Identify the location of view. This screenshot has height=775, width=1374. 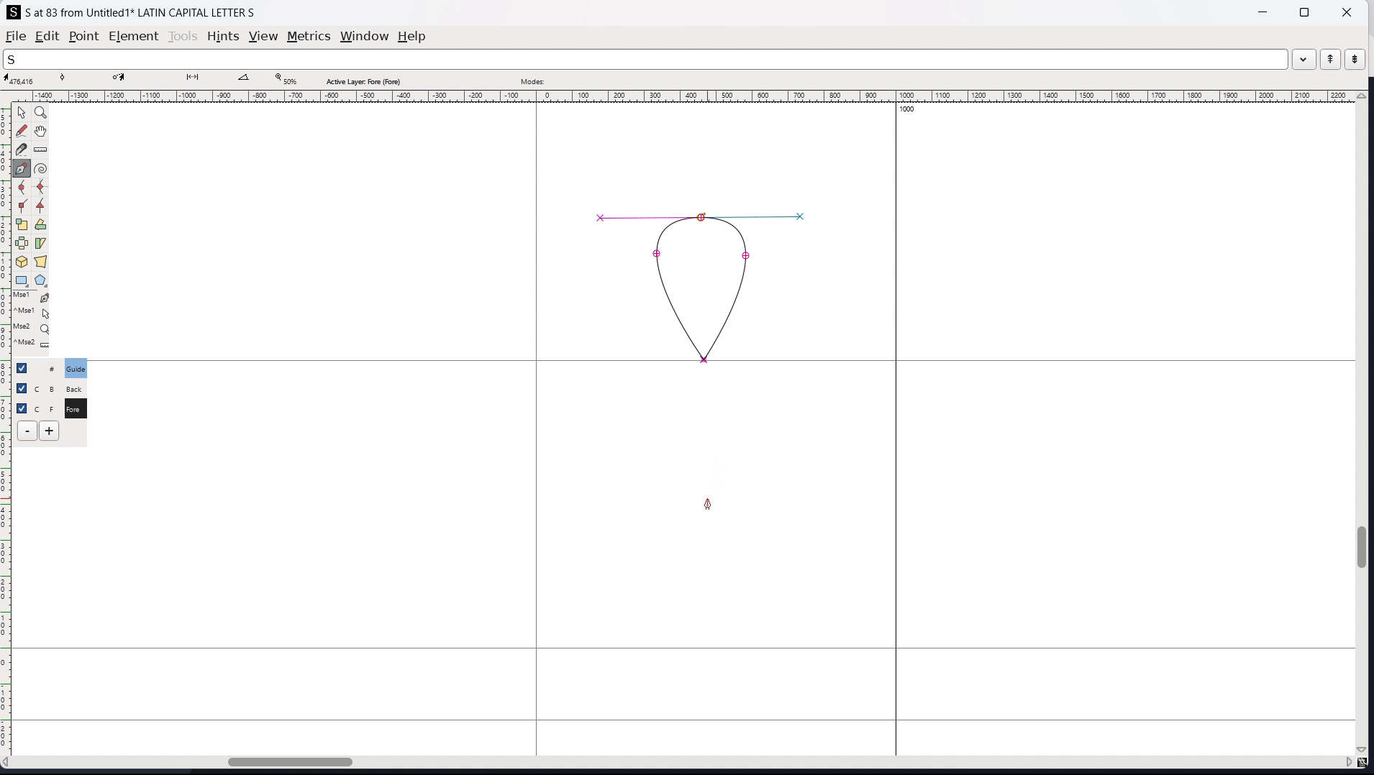
(263, 37).